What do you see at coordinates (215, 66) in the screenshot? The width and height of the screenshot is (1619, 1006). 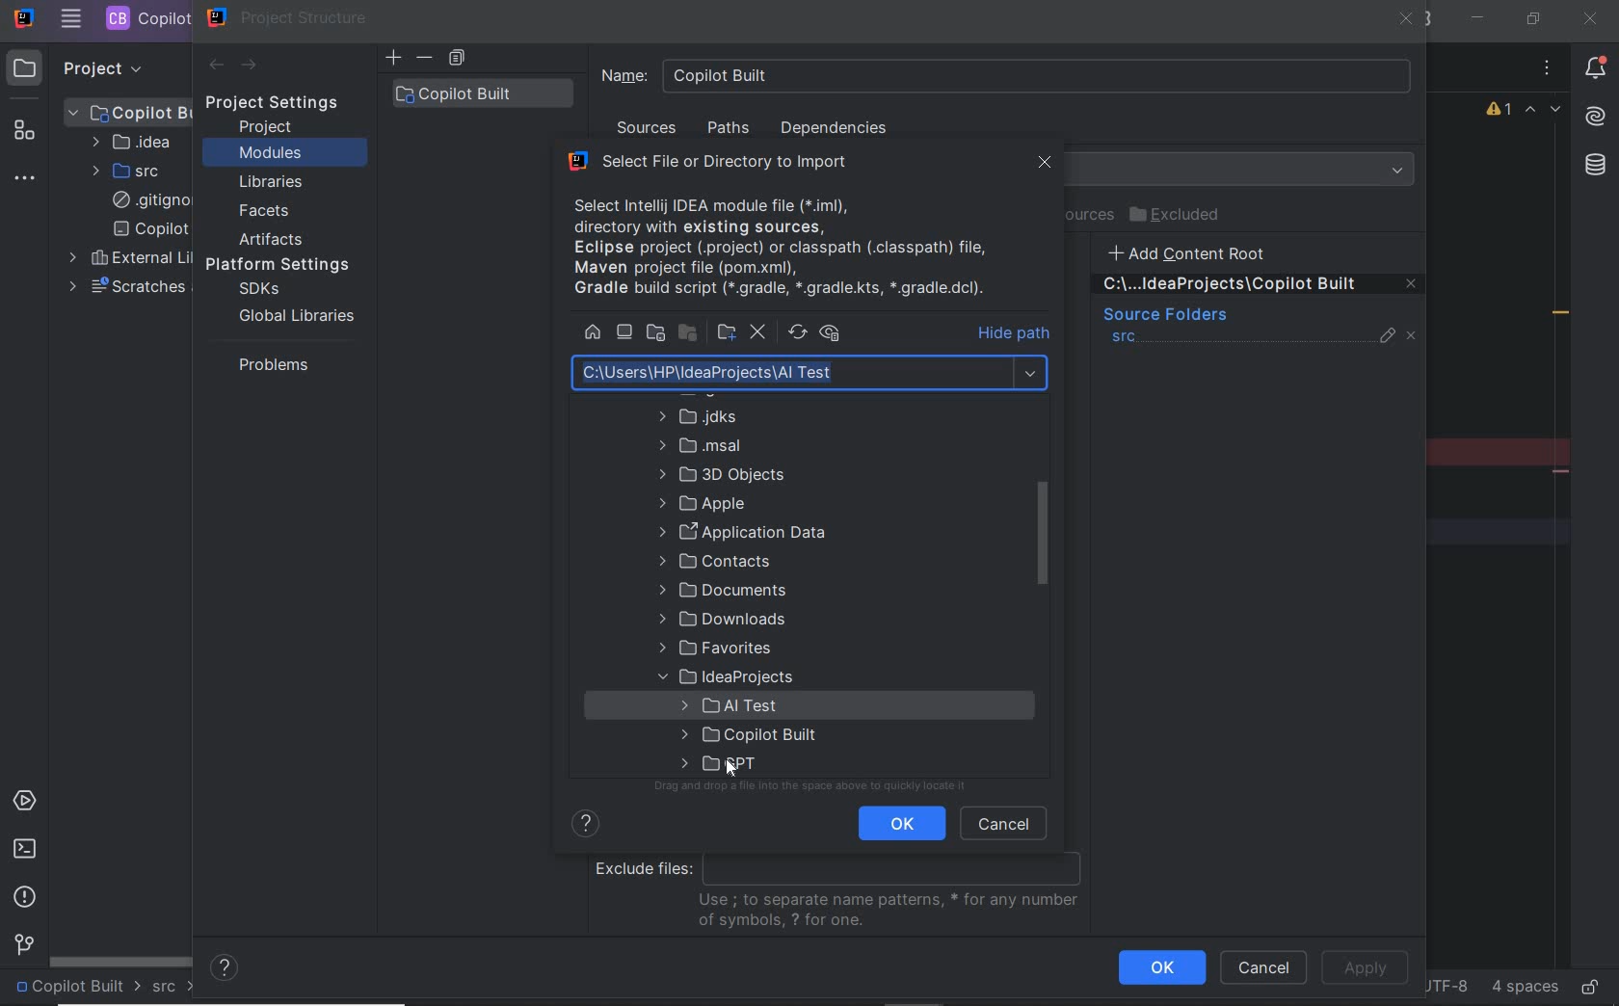 I see `back` at bounding box center [215, 66].